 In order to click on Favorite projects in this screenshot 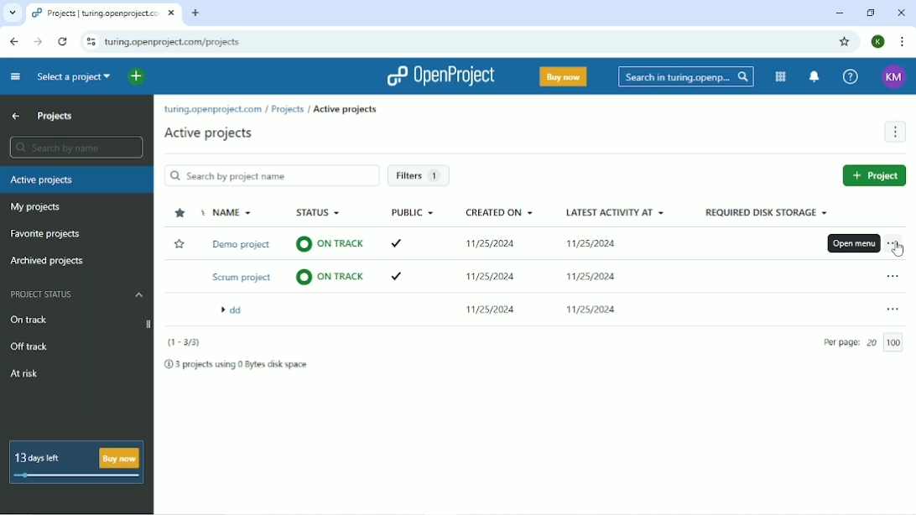, I will do `click(51, 234)`.